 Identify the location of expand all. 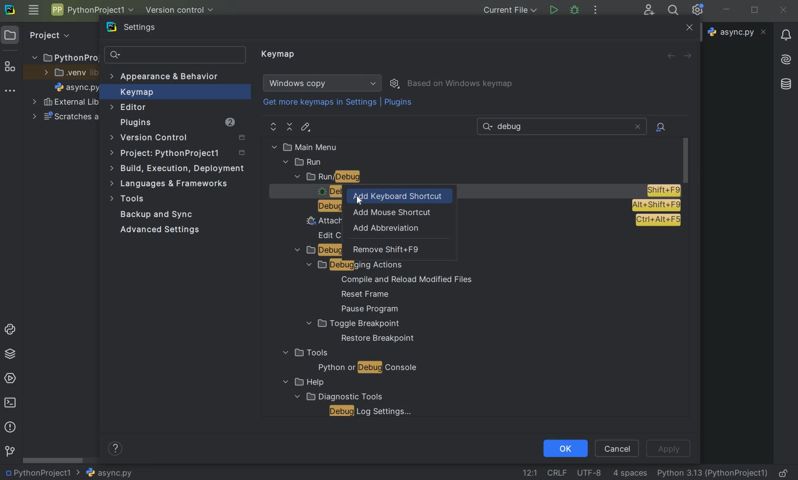
(274, 127).